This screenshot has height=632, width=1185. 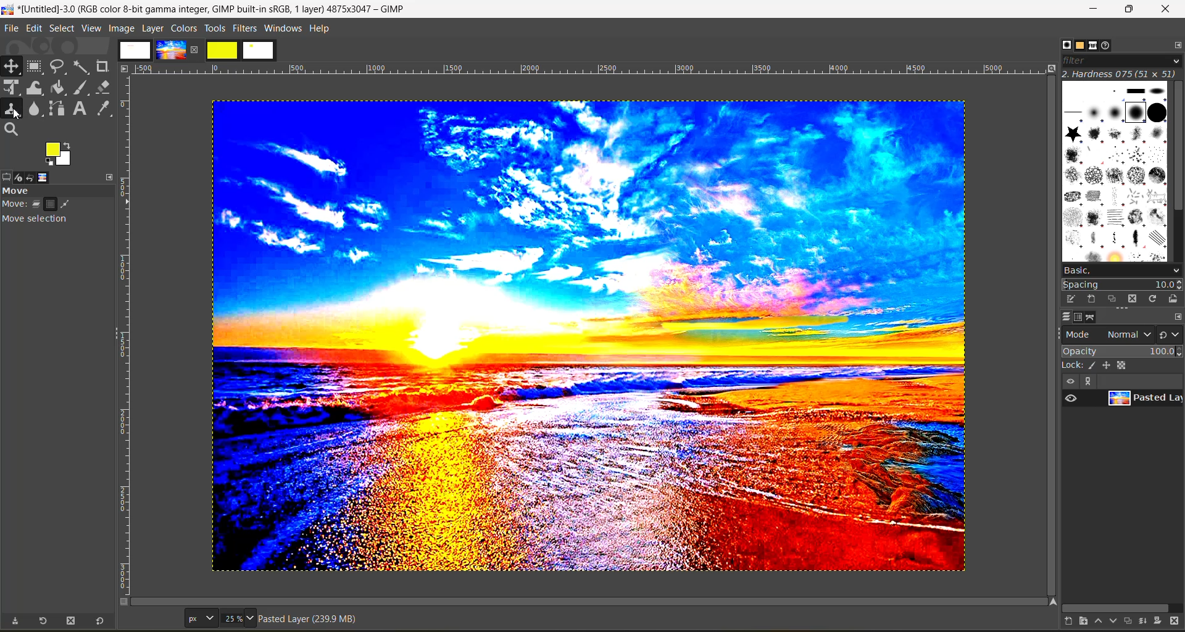 I want to click on basic, so click(x=1121, y=270).